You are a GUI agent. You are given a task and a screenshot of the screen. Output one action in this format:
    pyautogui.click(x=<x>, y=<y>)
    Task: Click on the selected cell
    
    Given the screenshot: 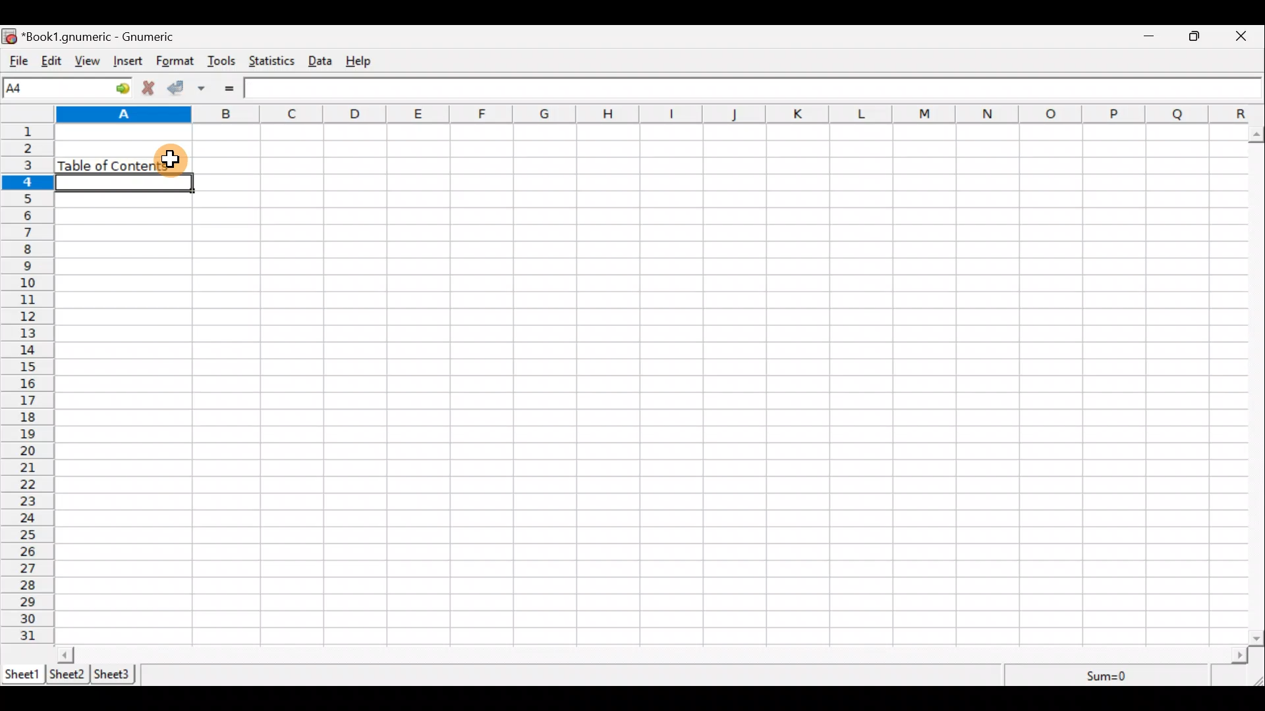 What is the action you would take?
    pyautogui.click(x=124, y=183)
    